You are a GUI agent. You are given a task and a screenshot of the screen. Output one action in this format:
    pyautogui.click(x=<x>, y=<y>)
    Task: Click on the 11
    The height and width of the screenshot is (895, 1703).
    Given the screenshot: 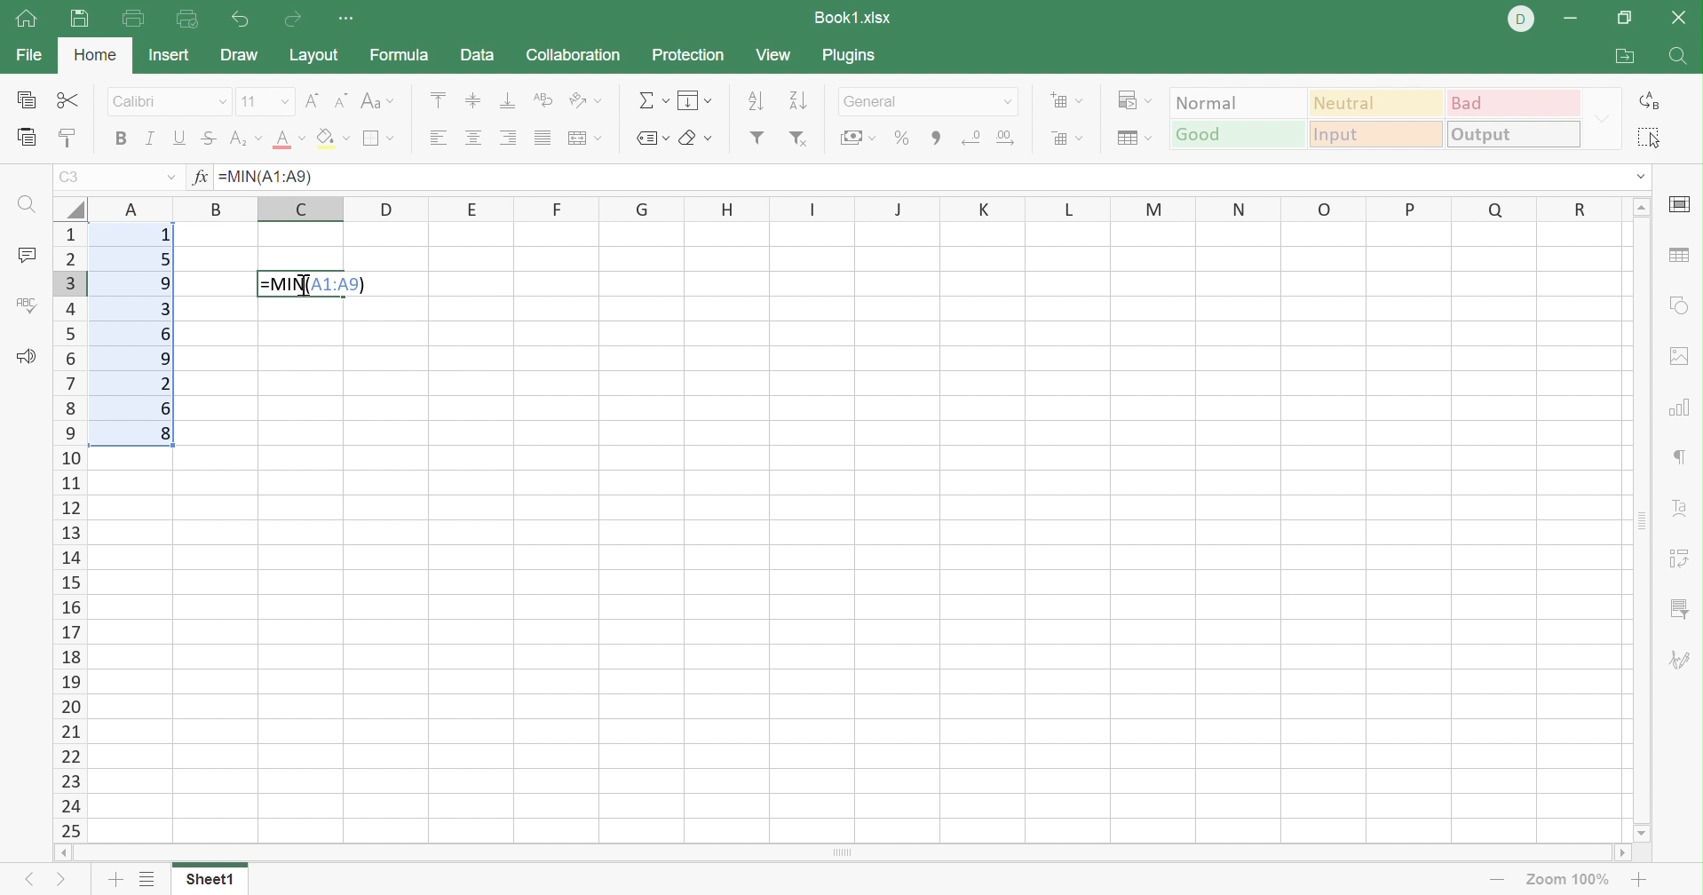 What is the action you would take?
    pyautogui.click(x=250, y=102)
    